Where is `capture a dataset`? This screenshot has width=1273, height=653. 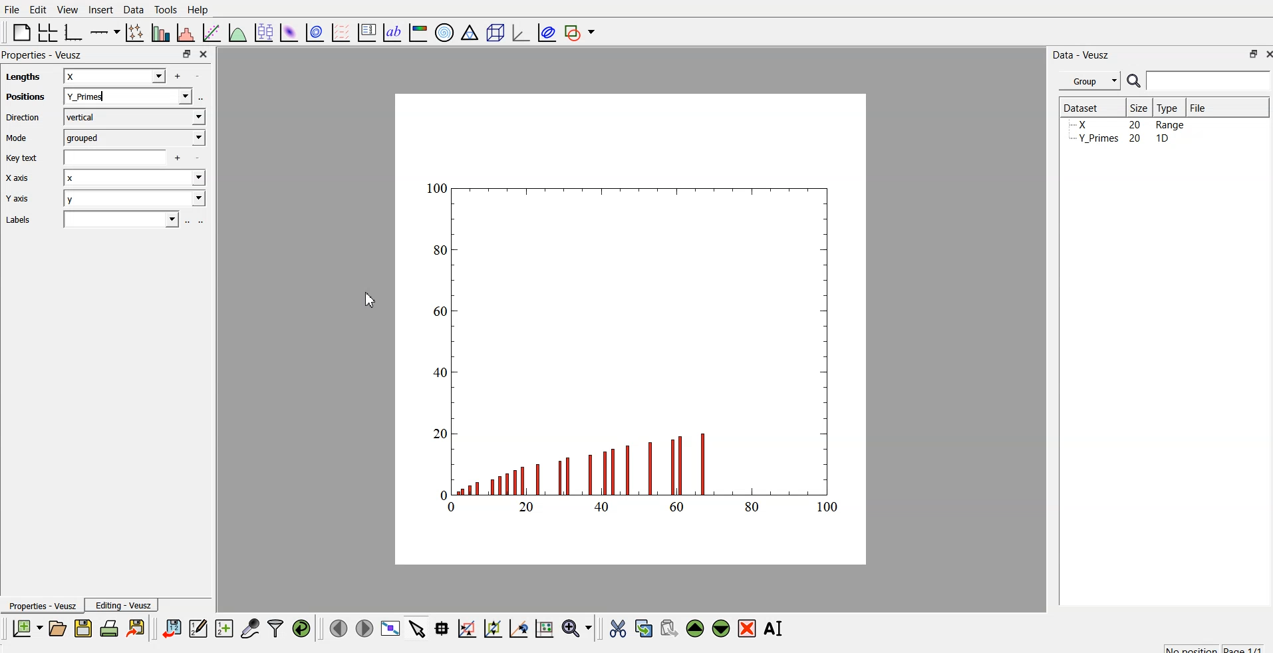 capture a dataset is located at coordinates (249, 628).